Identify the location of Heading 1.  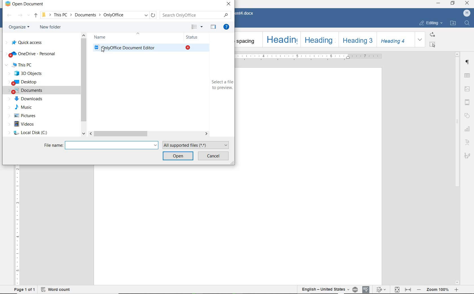
(281, 39).